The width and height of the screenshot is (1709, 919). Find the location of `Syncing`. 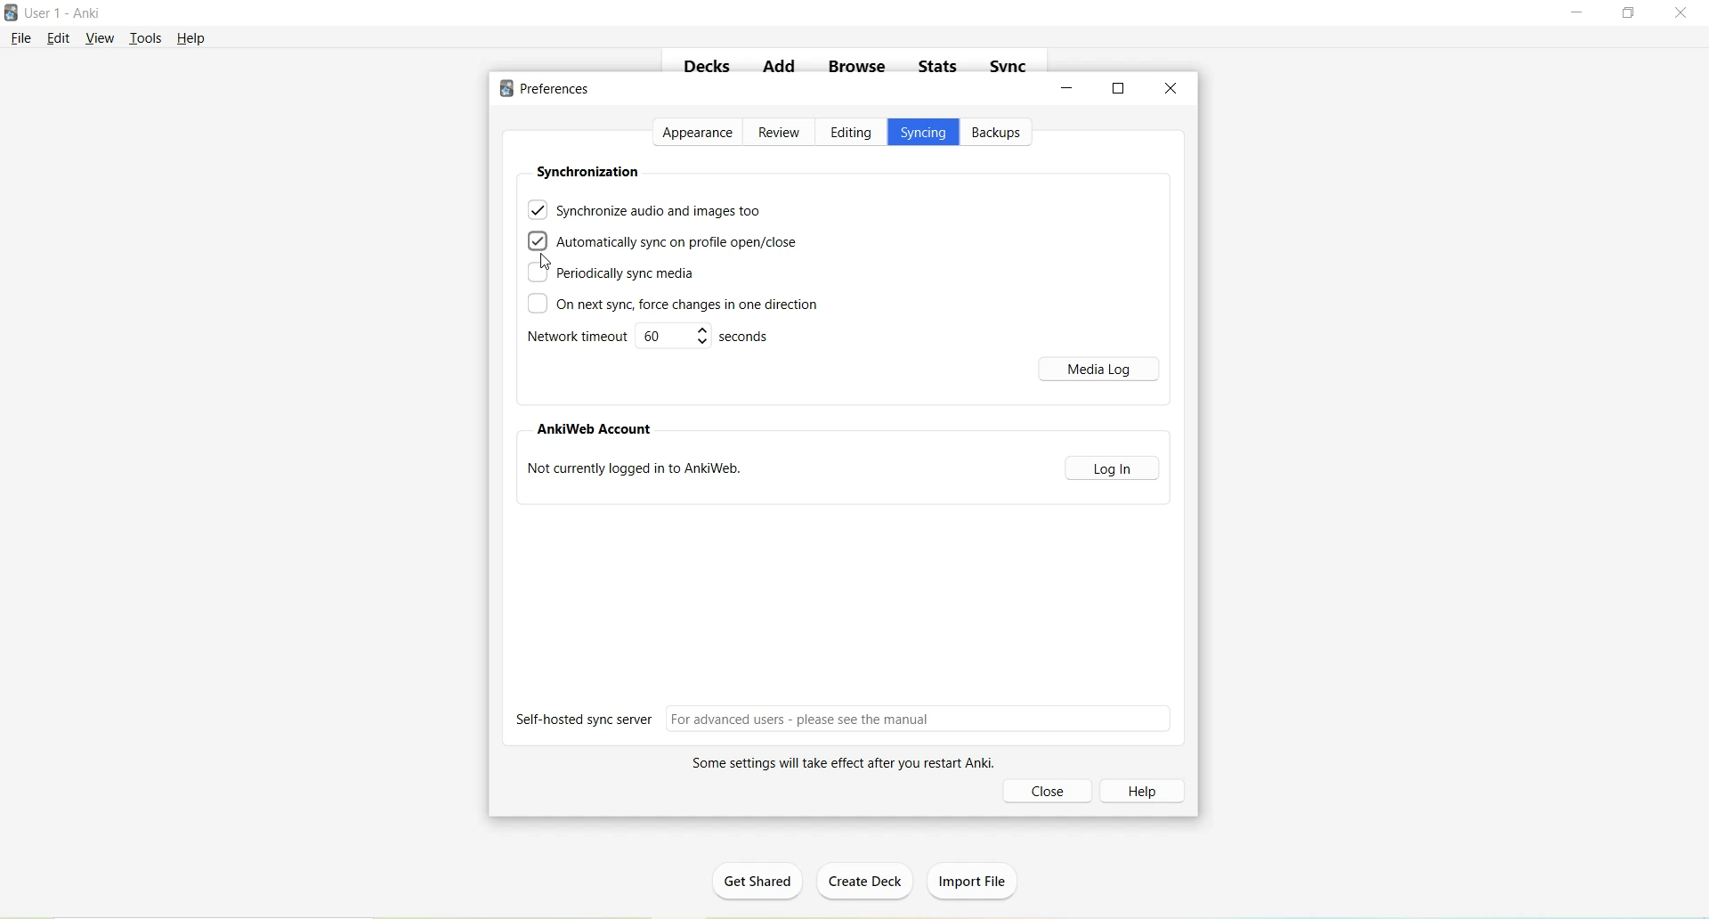

Syncing is located at coordinates (923, 134).